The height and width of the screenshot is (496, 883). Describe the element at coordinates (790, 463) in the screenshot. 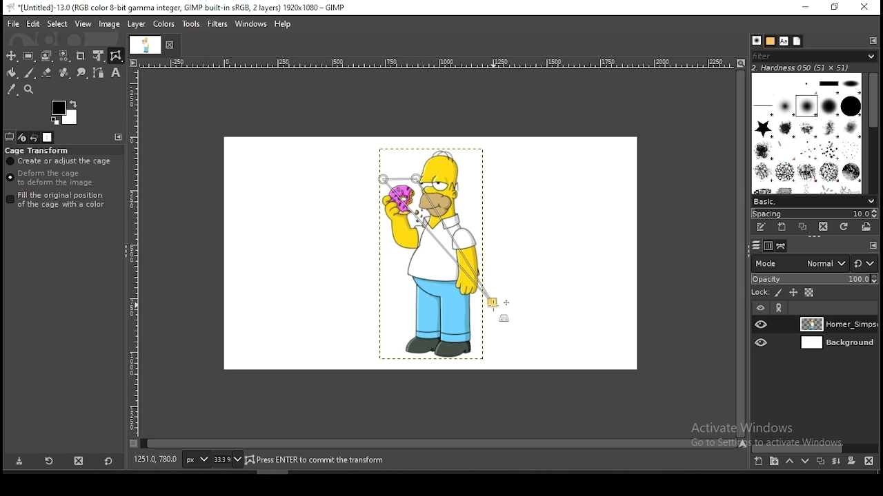

I see `move layer one step up` at that location.